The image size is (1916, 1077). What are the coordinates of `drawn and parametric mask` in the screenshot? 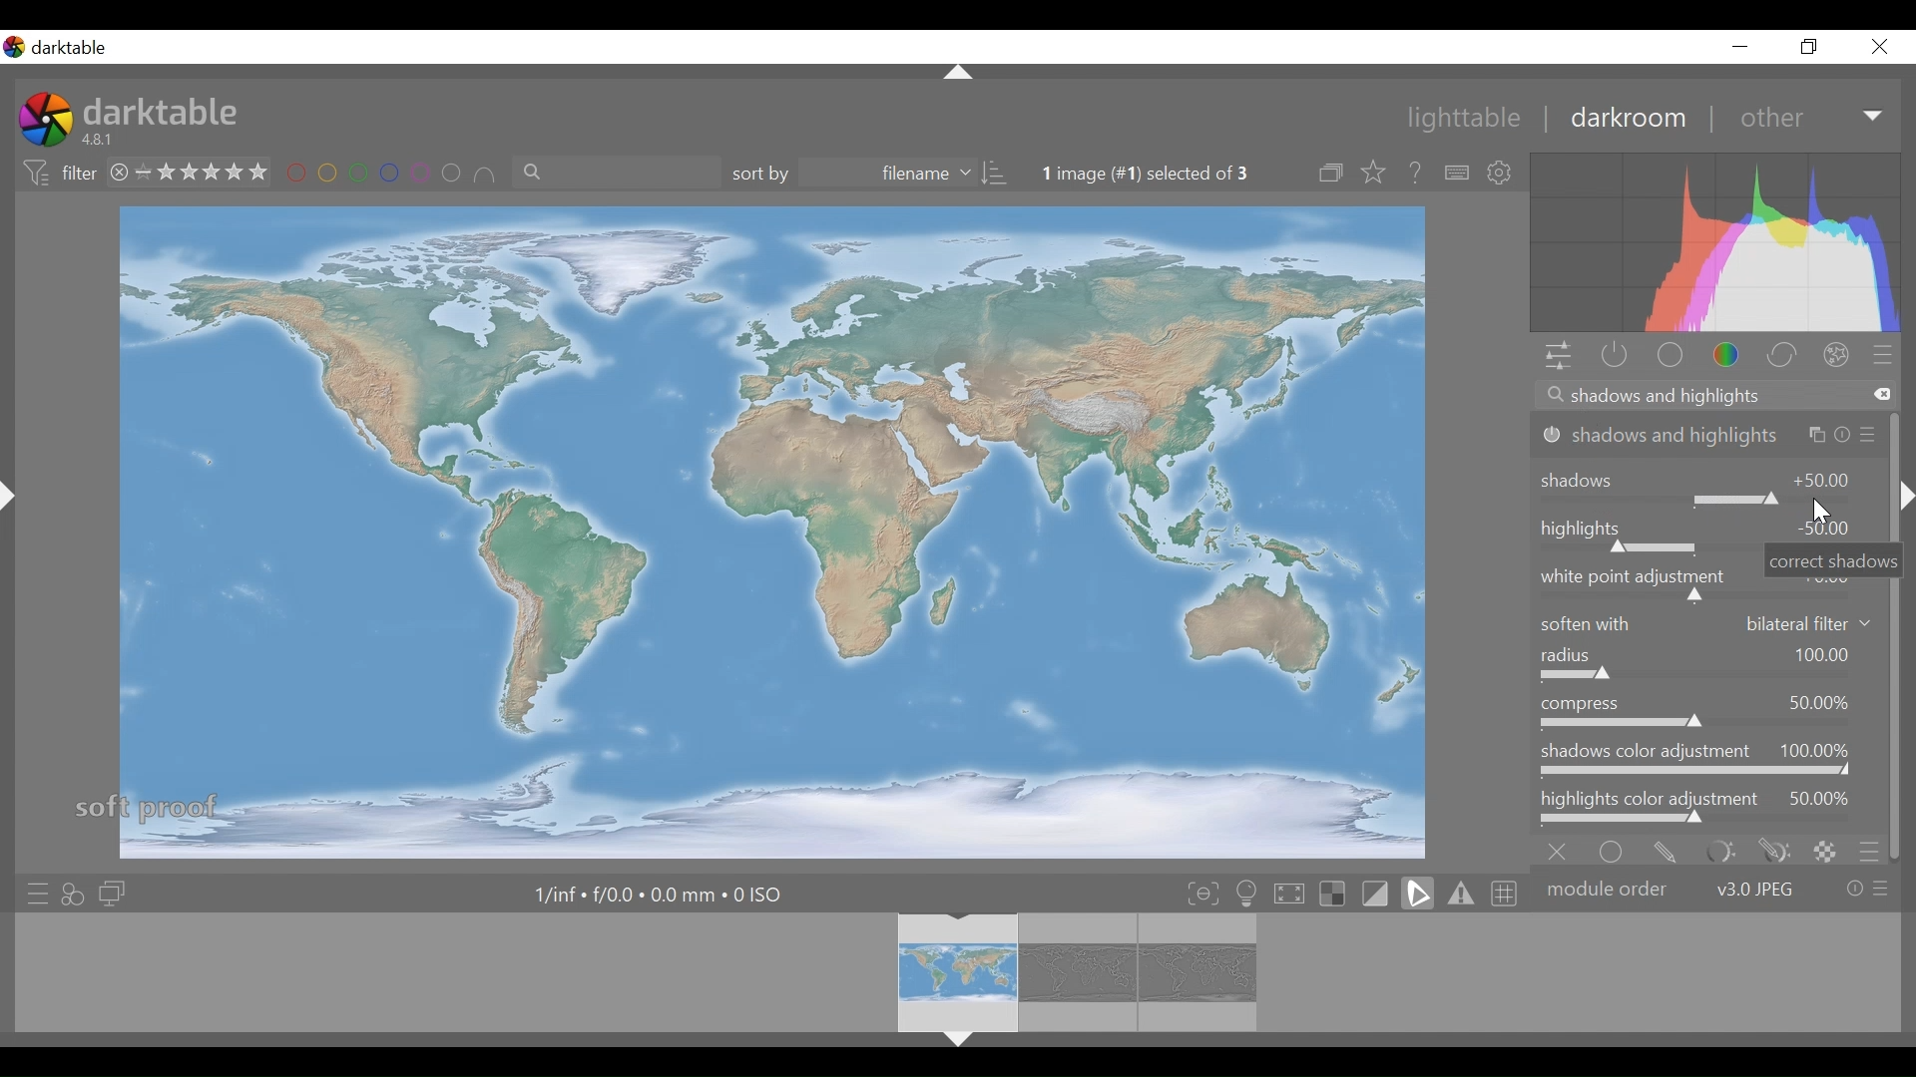 It's located at (1770, 850).